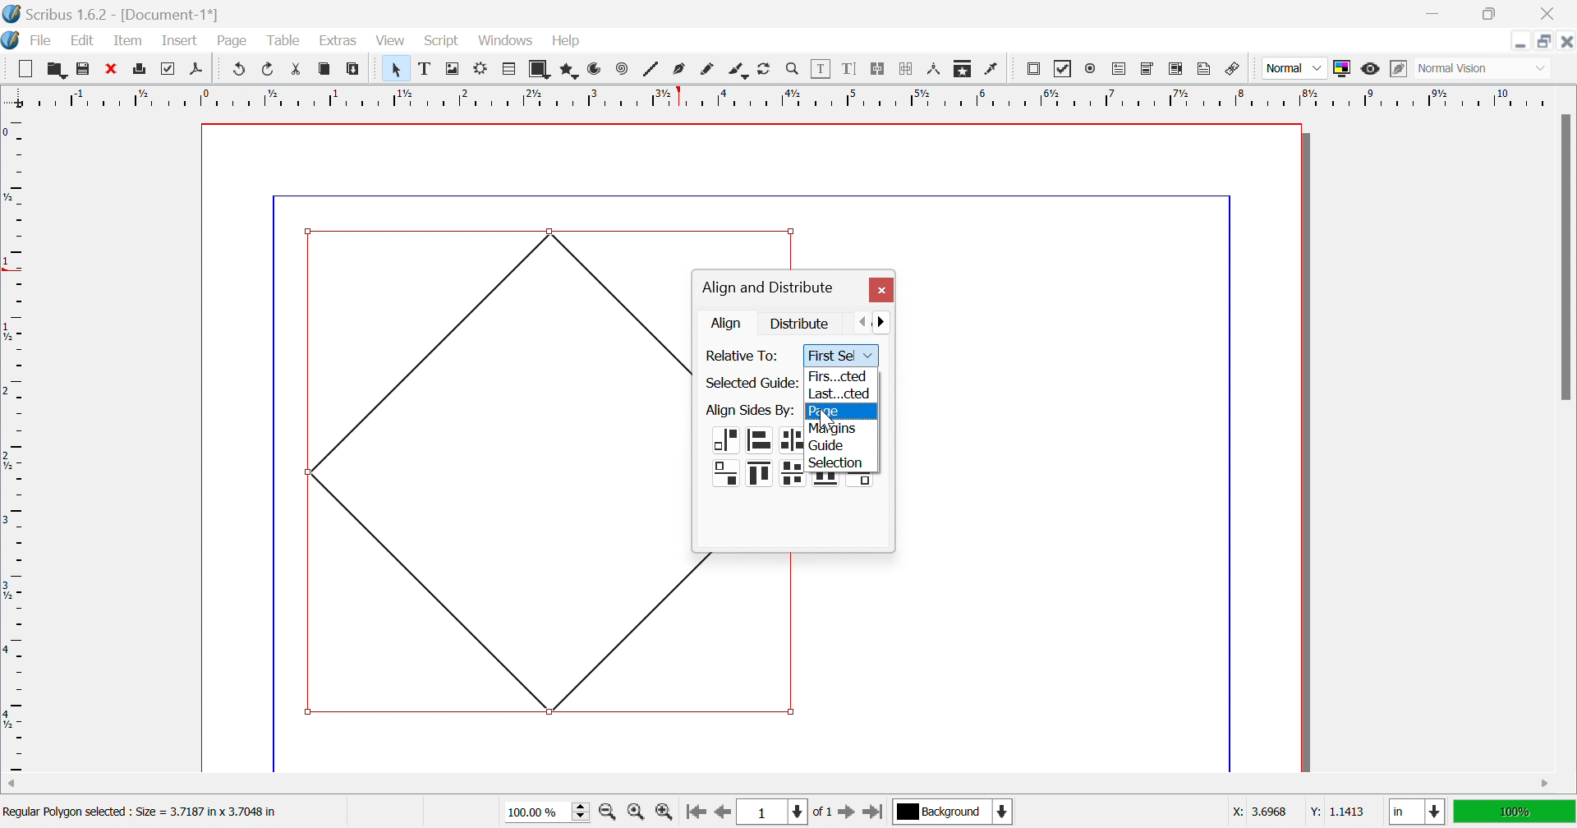 The width and height of the screenshot is (1577, 828). Describe the element at coordinates (770, 812) in the screenshot. I see `1` at that location.